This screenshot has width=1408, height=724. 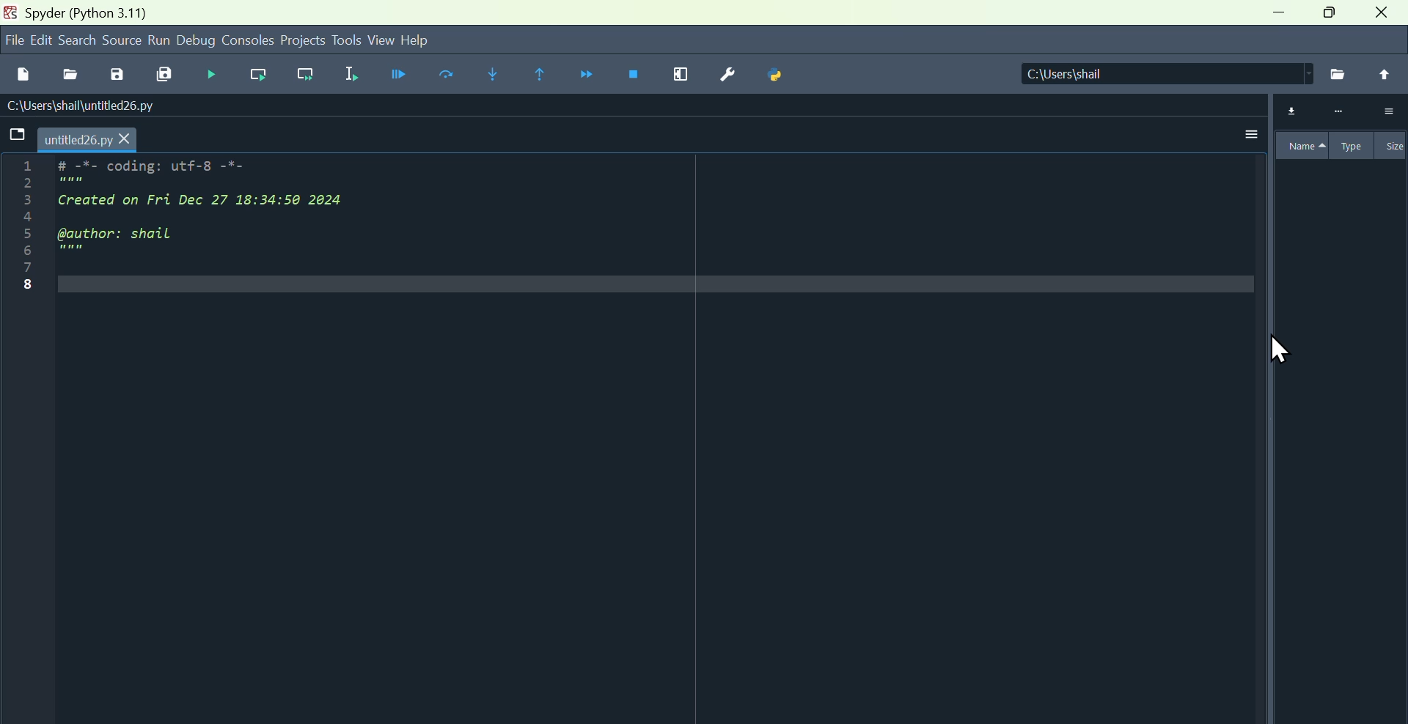 I want to click on Save all, so click(x=166, y=75).